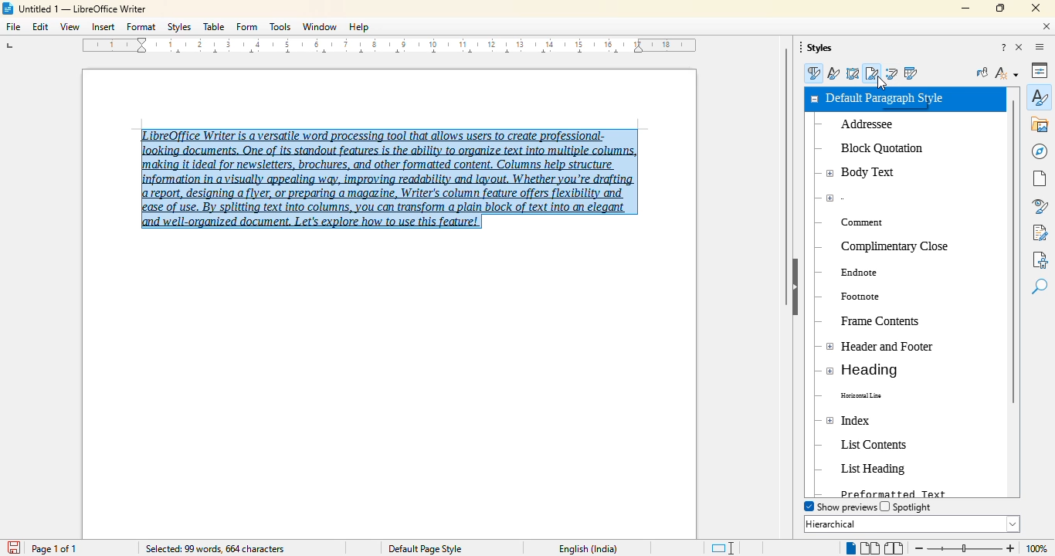  What do you see at coordinates (103, 27) in the screenshot?
I see `insert` at bounding box center [103, 27].